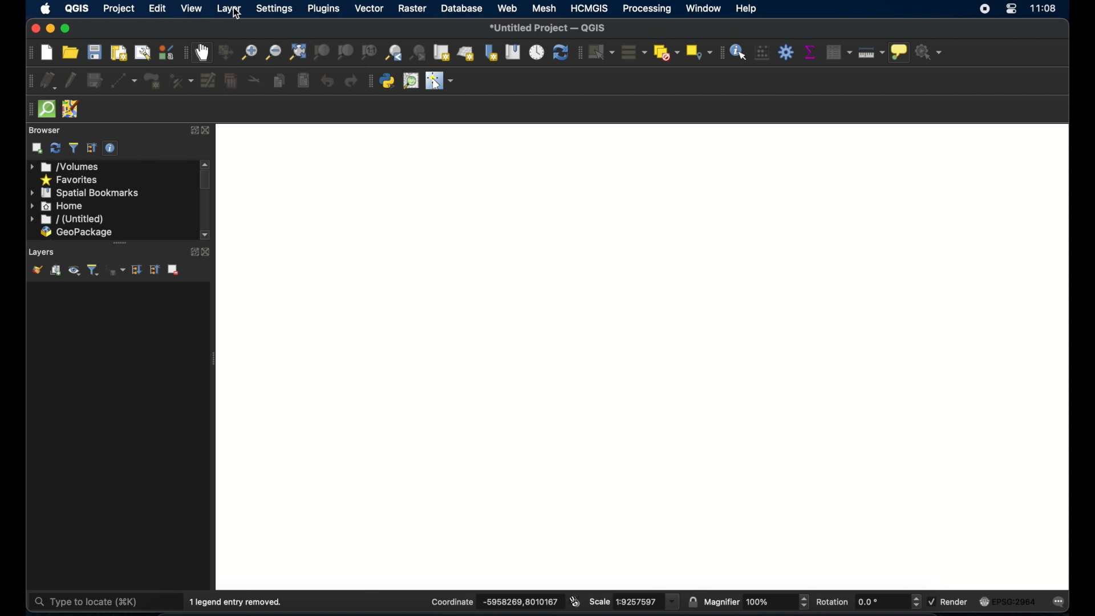  I want to click on scale, so click(600, 602).